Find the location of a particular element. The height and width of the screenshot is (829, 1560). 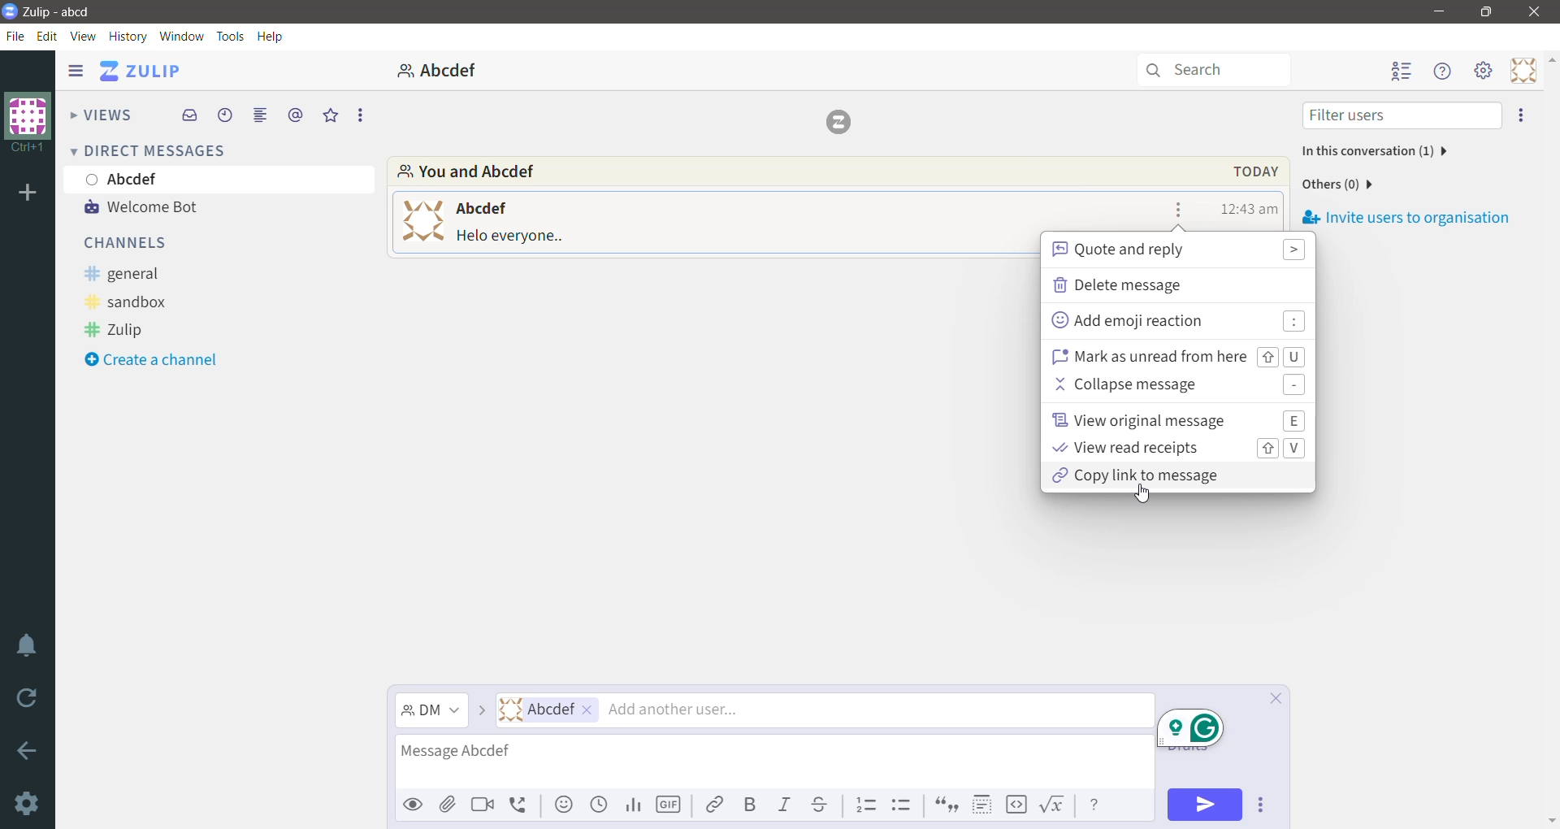

Message Date, Time is located at coordinates (1247, 171).